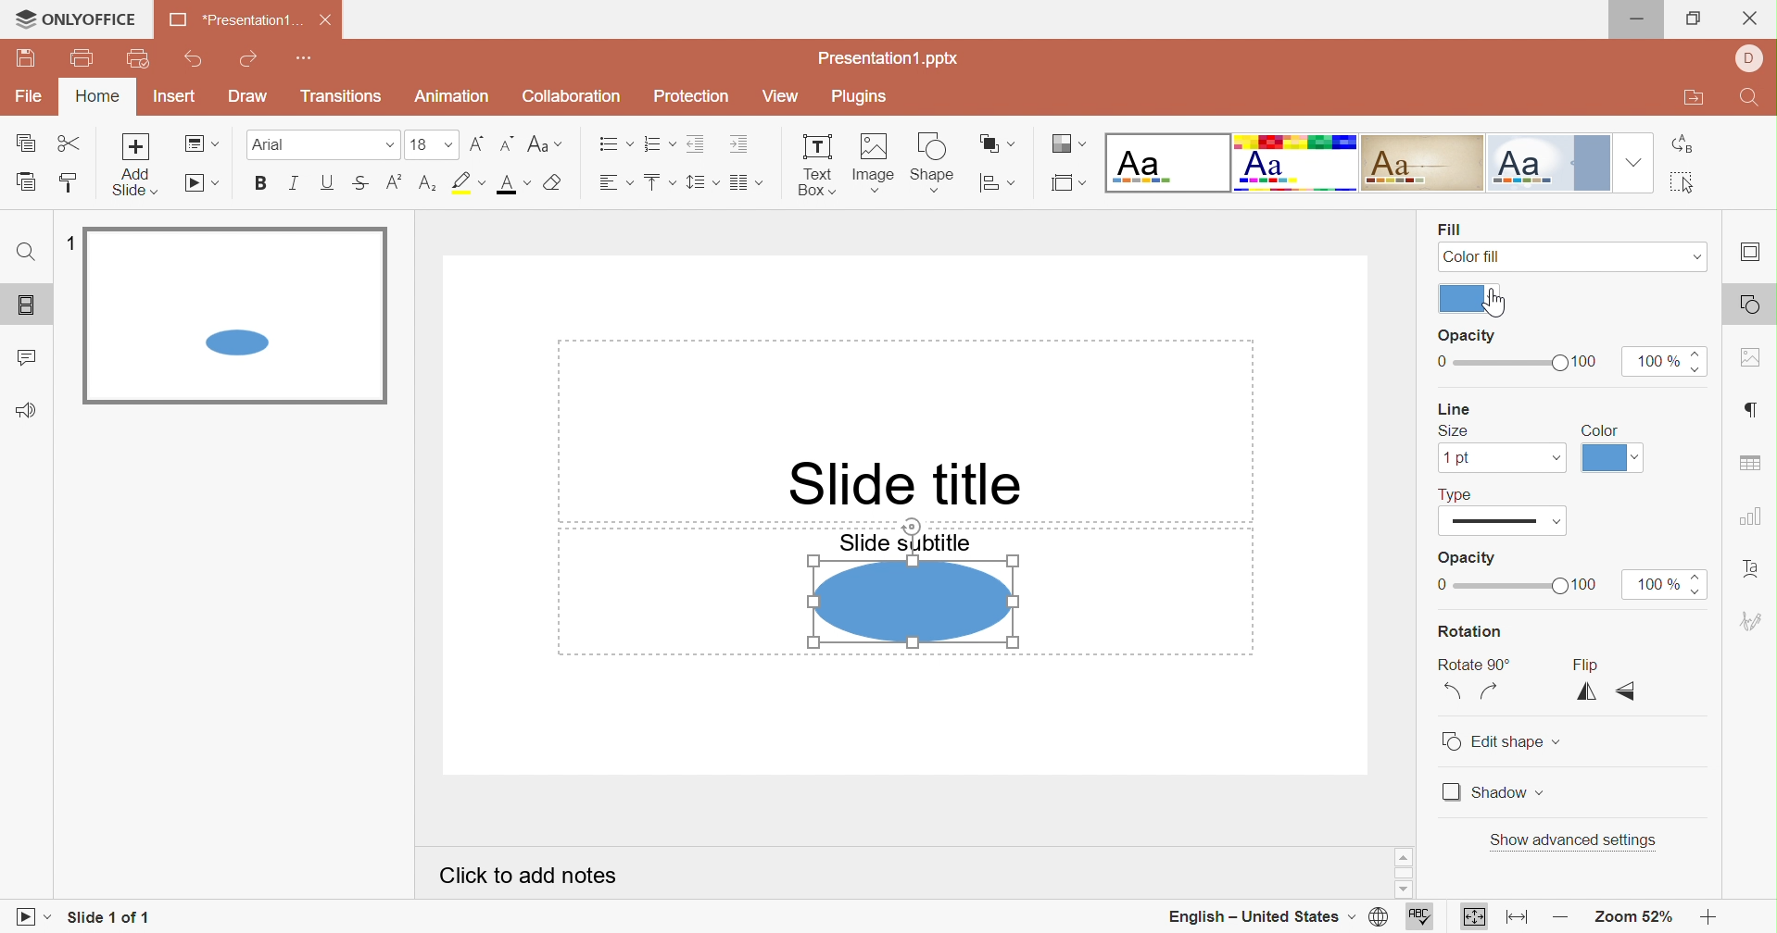 Image resolution: width=1777 pixels, height=933 pixels. What do you see at coordinates (1454, 410) in the screenshot?
I see `Line` at bounding box center [1454, 410].